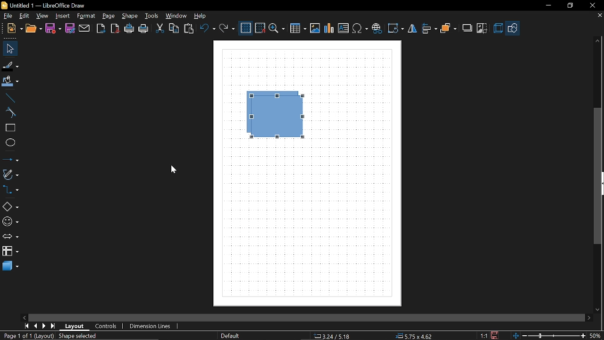 Image resolution: width=604 pixels, height=340 pixels. What do you see at coordinates (10, 267) in the screenshot?
I see `3d shapes` at bounding box center [10, 267].